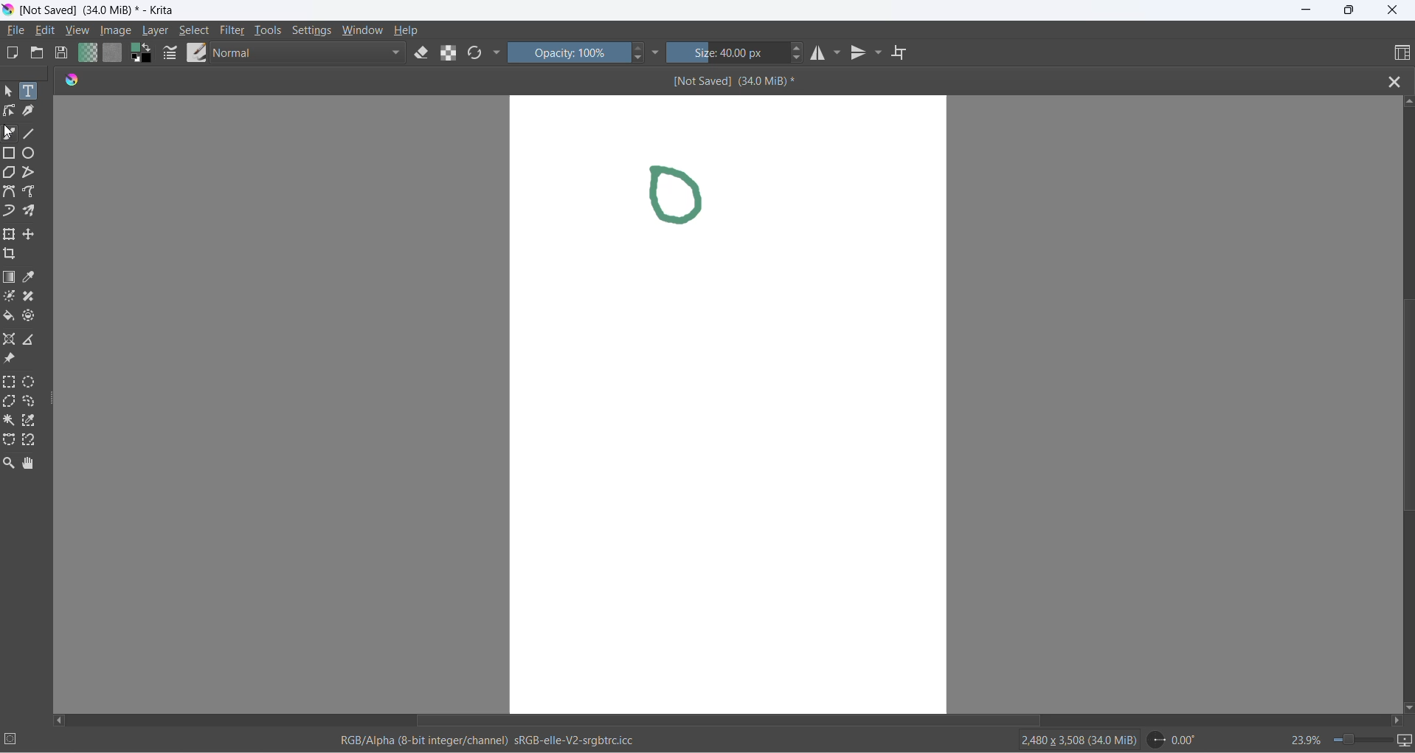 The width and height of the screenshot is (1415, 753). What do you see at coordinates (1297, 738) in the screenshot?
I see `zoom percentage` at bounding box center [1297, 738].